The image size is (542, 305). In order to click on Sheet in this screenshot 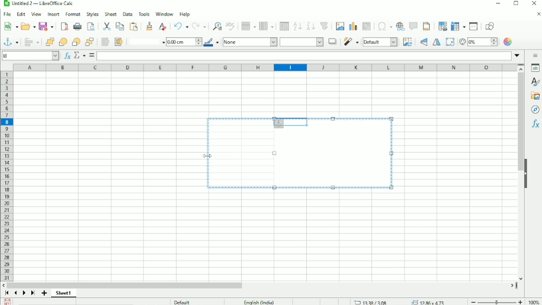, I will do `click(111, 14)`.